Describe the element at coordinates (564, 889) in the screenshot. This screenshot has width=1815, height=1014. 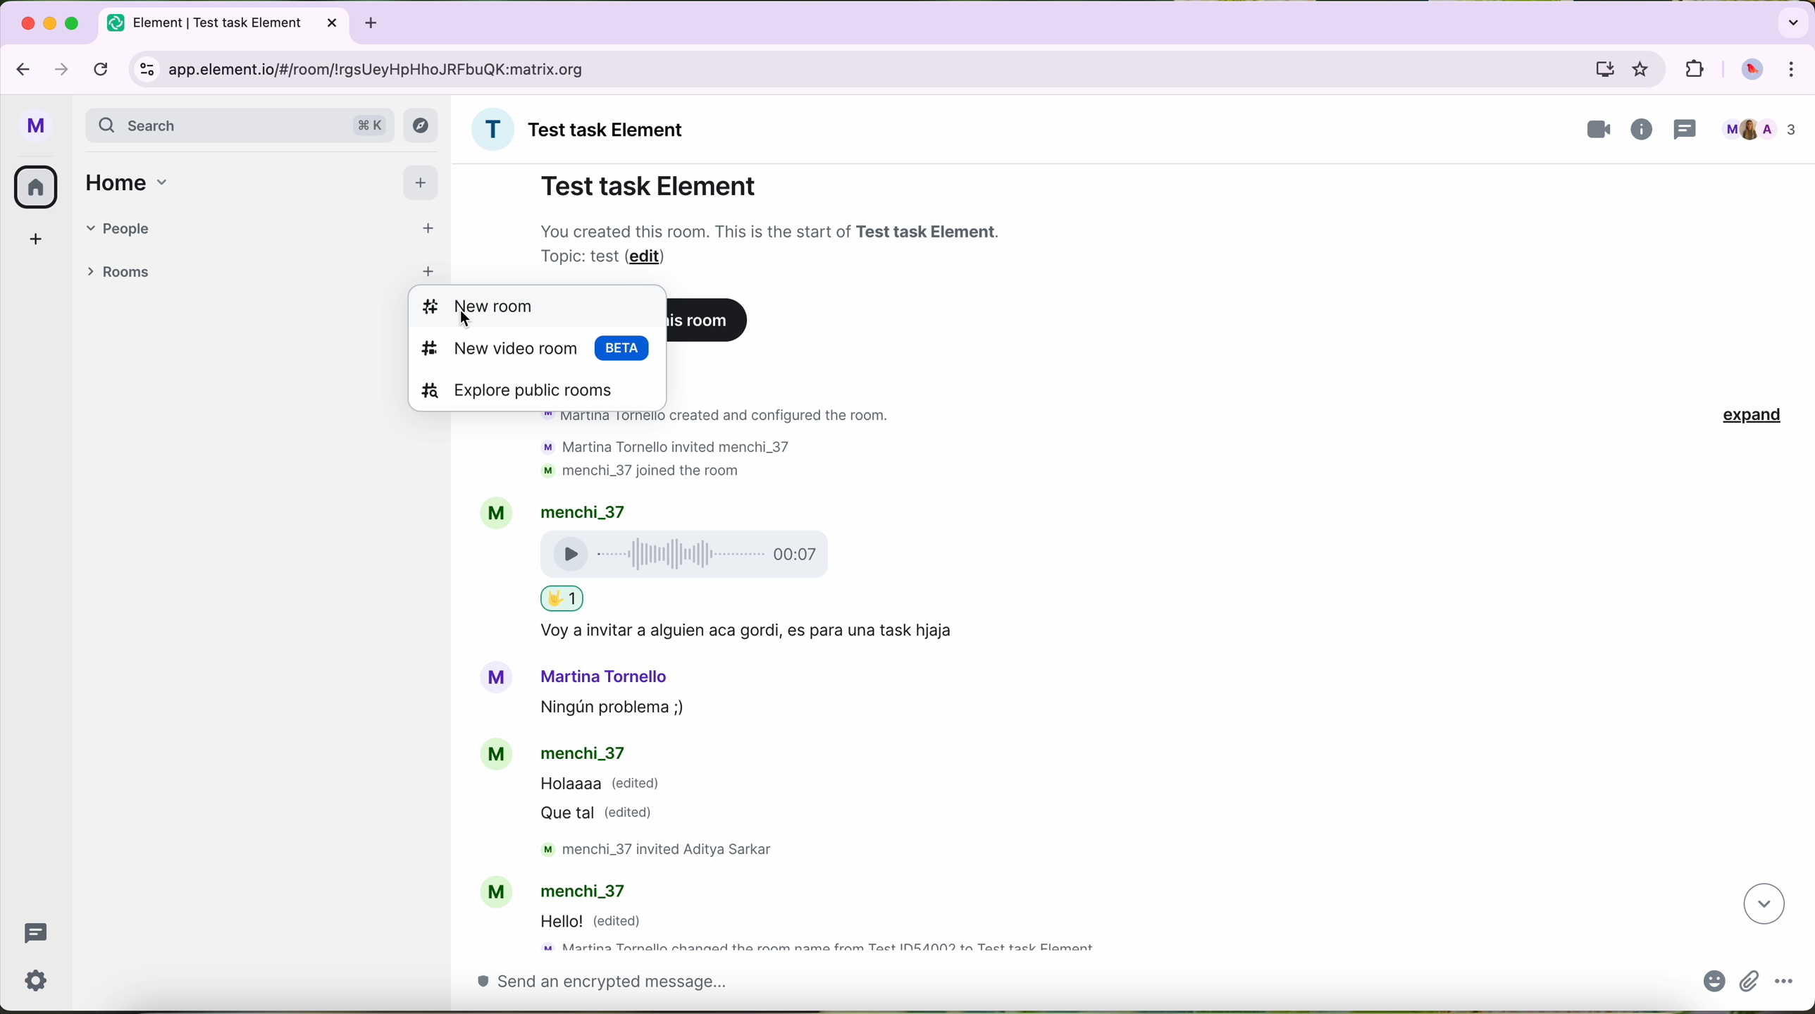
I see `account` at that location.